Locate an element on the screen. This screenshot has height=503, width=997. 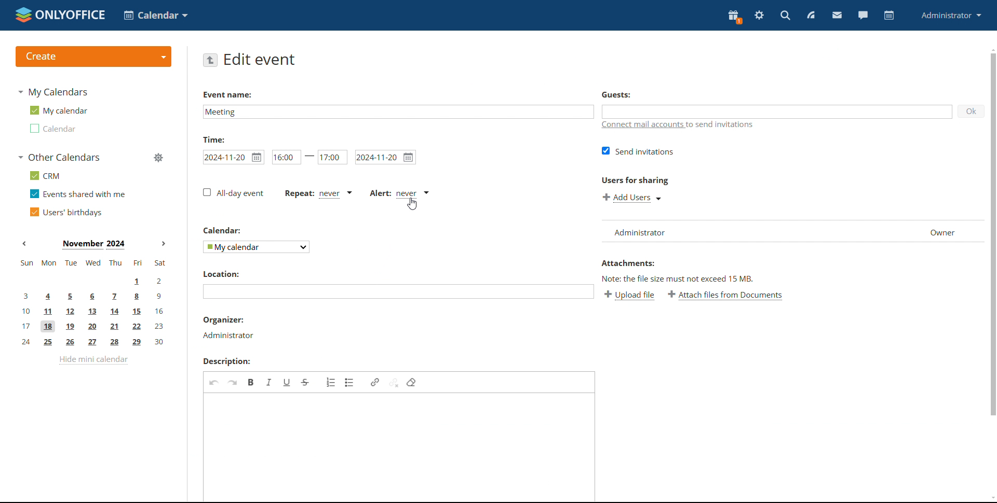
other calendars is located at coordinates (58, 157).